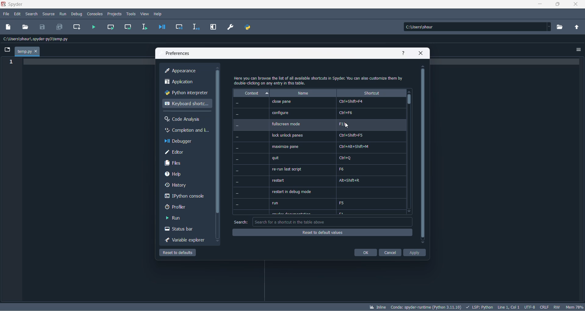  I want to click on open, so click(25, 27).